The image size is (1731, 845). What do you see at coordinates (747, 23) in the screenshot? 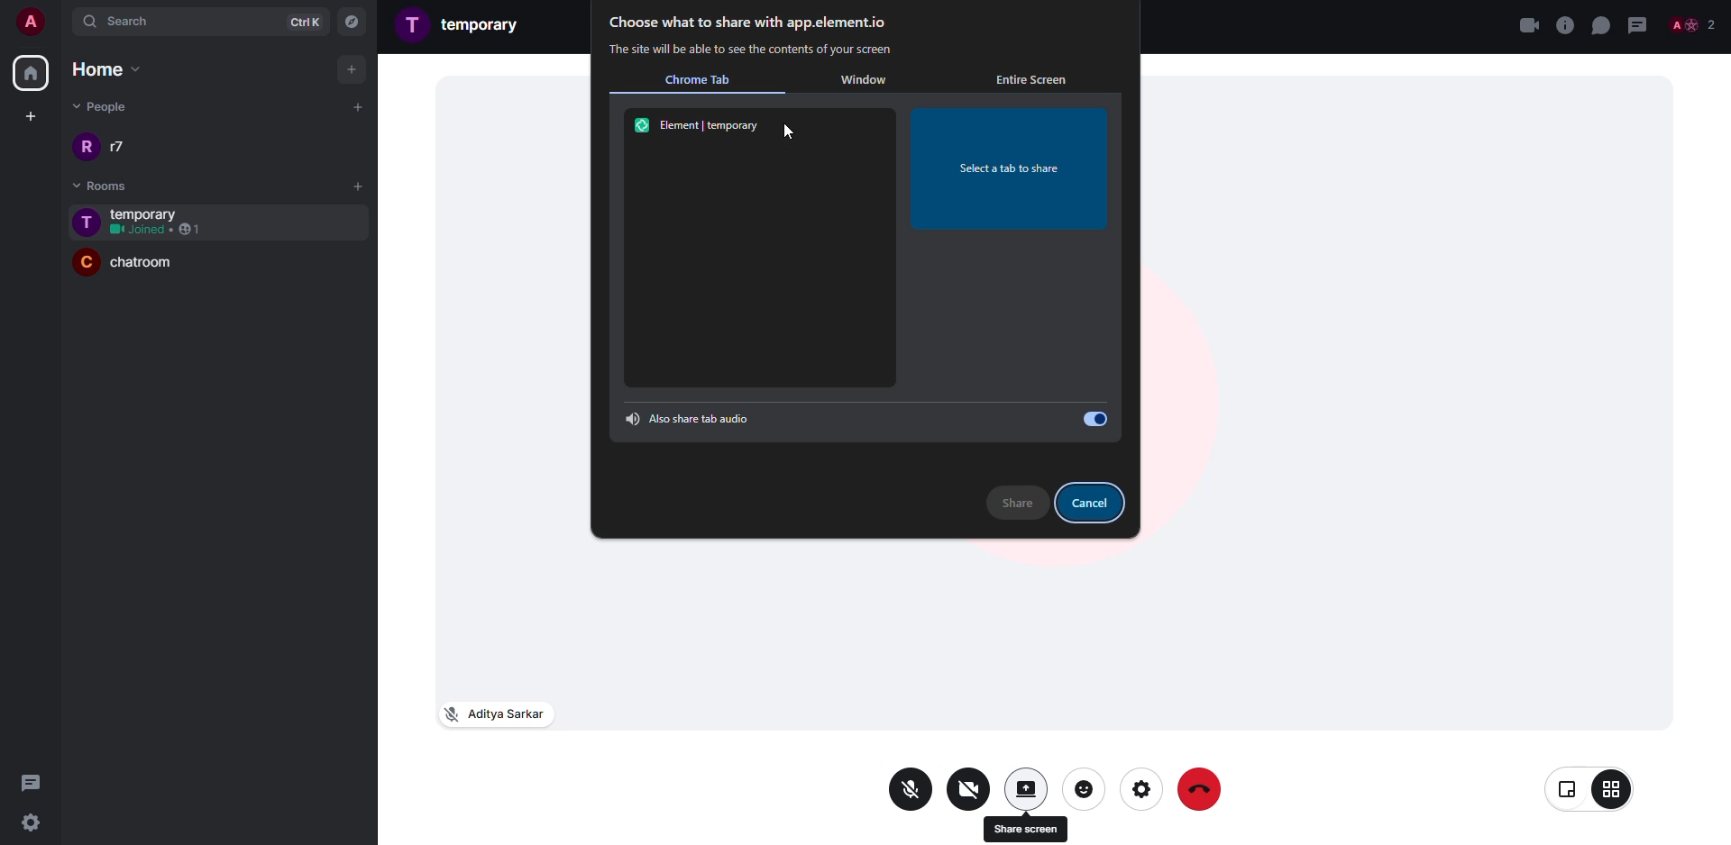
I see `choose what to share` at bounding box center [747, 23].